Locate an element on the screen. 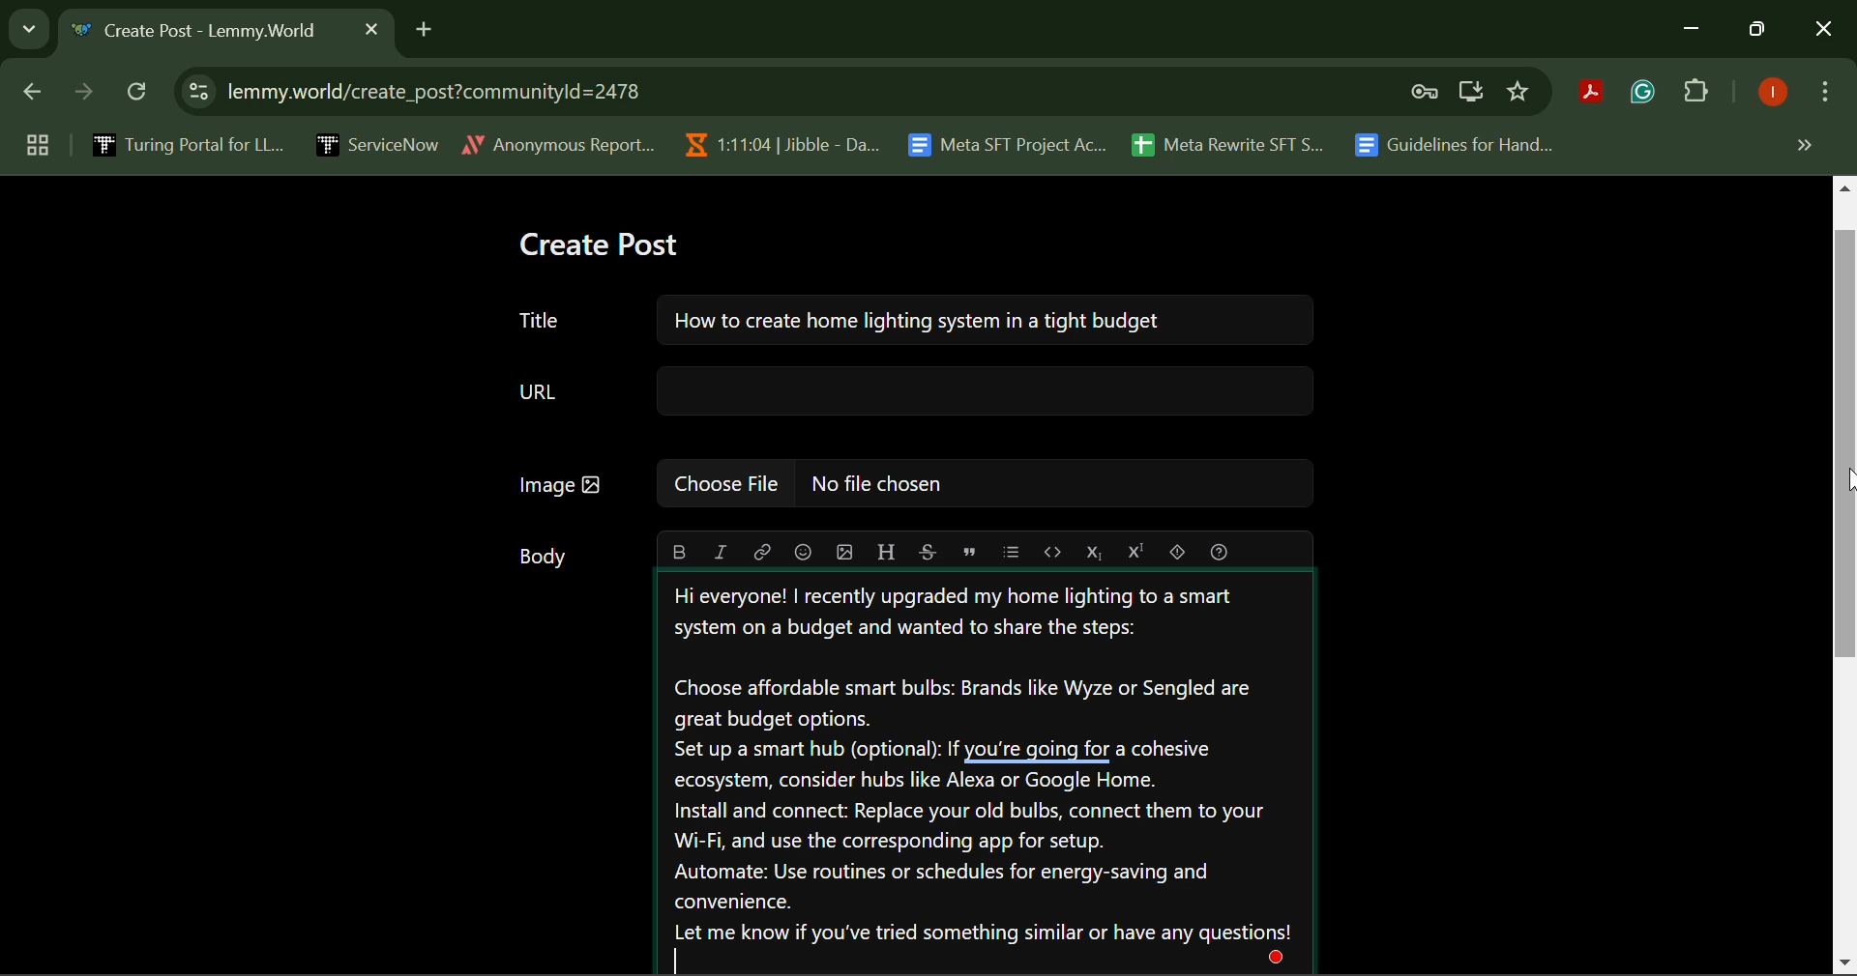 The width and height of the screenshot is (1857, 976). strikethrough is located at coordinates (928, 553).